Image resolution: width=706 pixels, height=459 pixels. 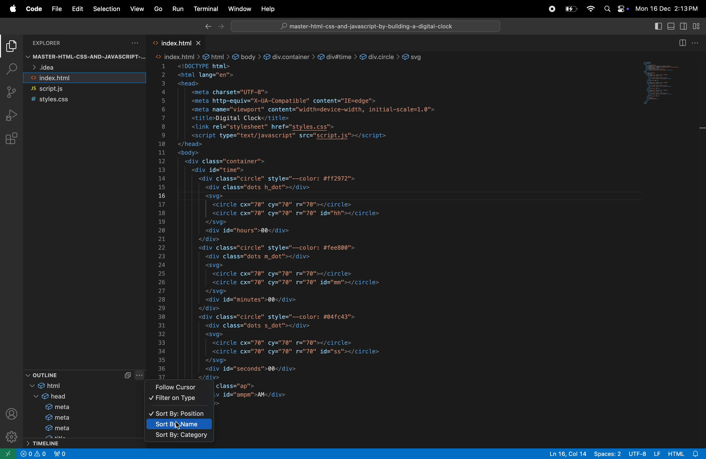 I want to click on Backward, so click(x=207, y=26).